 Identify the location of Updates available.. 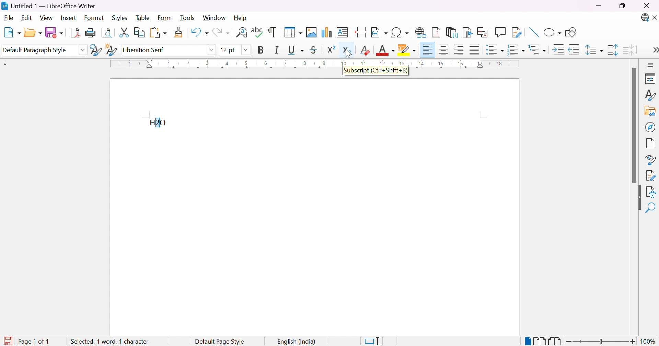
(644, 18).